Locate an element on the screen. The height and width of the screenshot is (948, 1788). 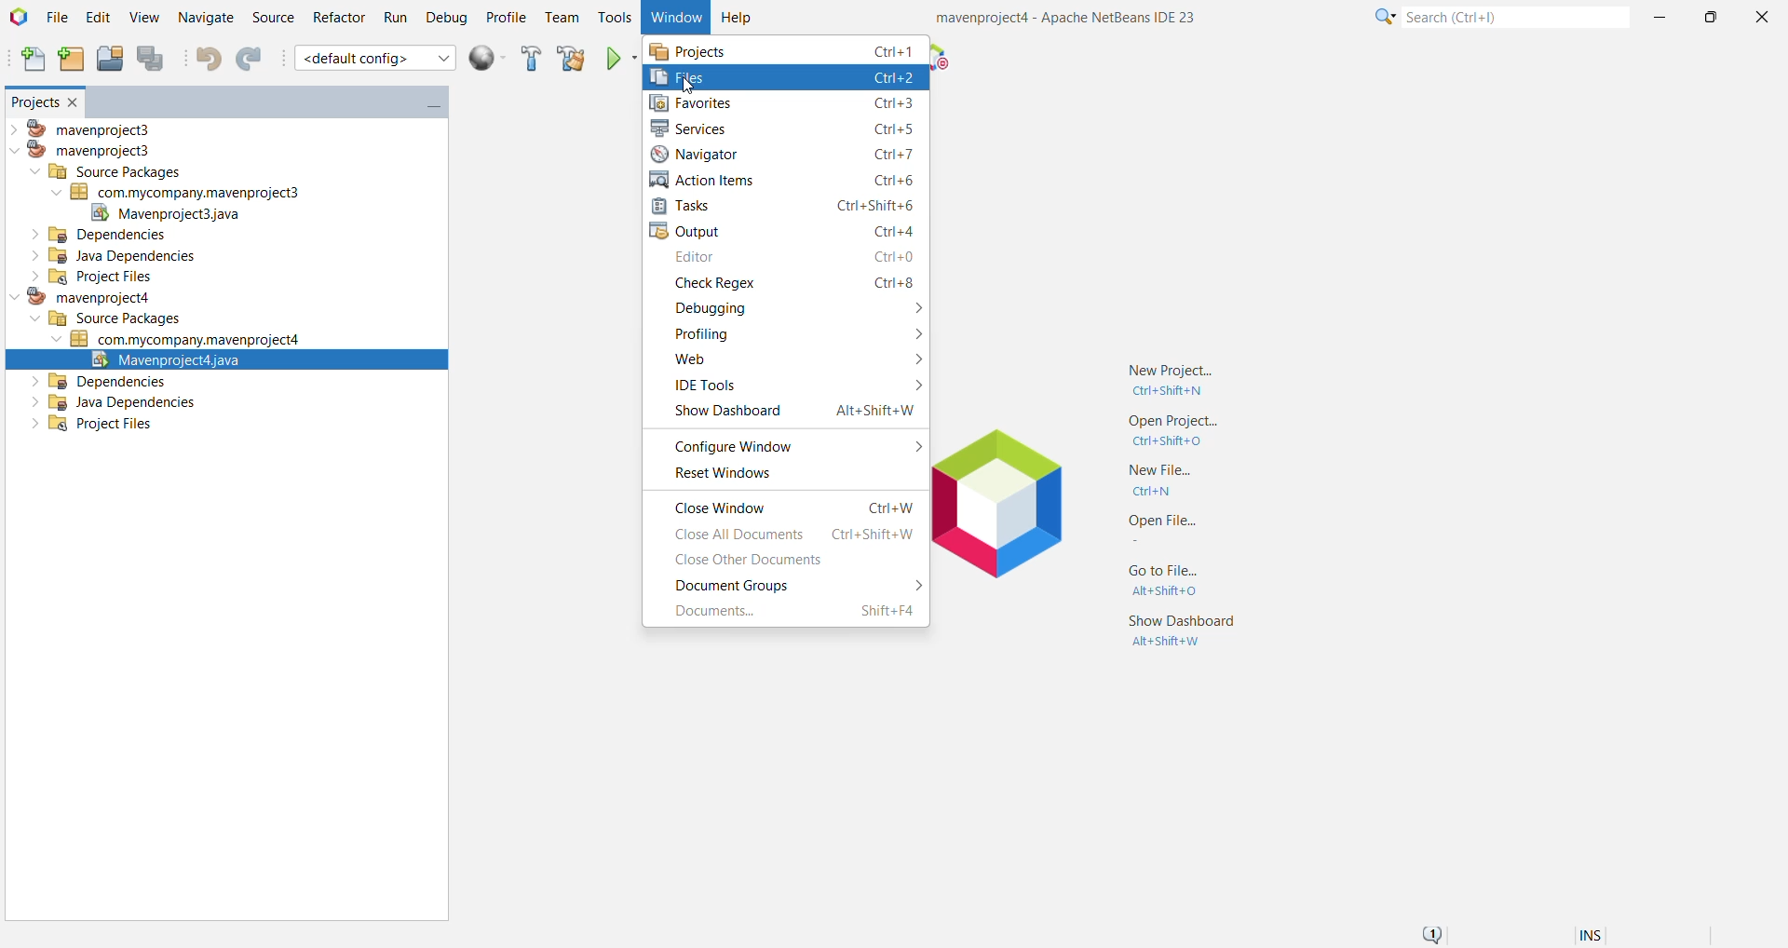
Open File is located at coordinates (1156, 529).